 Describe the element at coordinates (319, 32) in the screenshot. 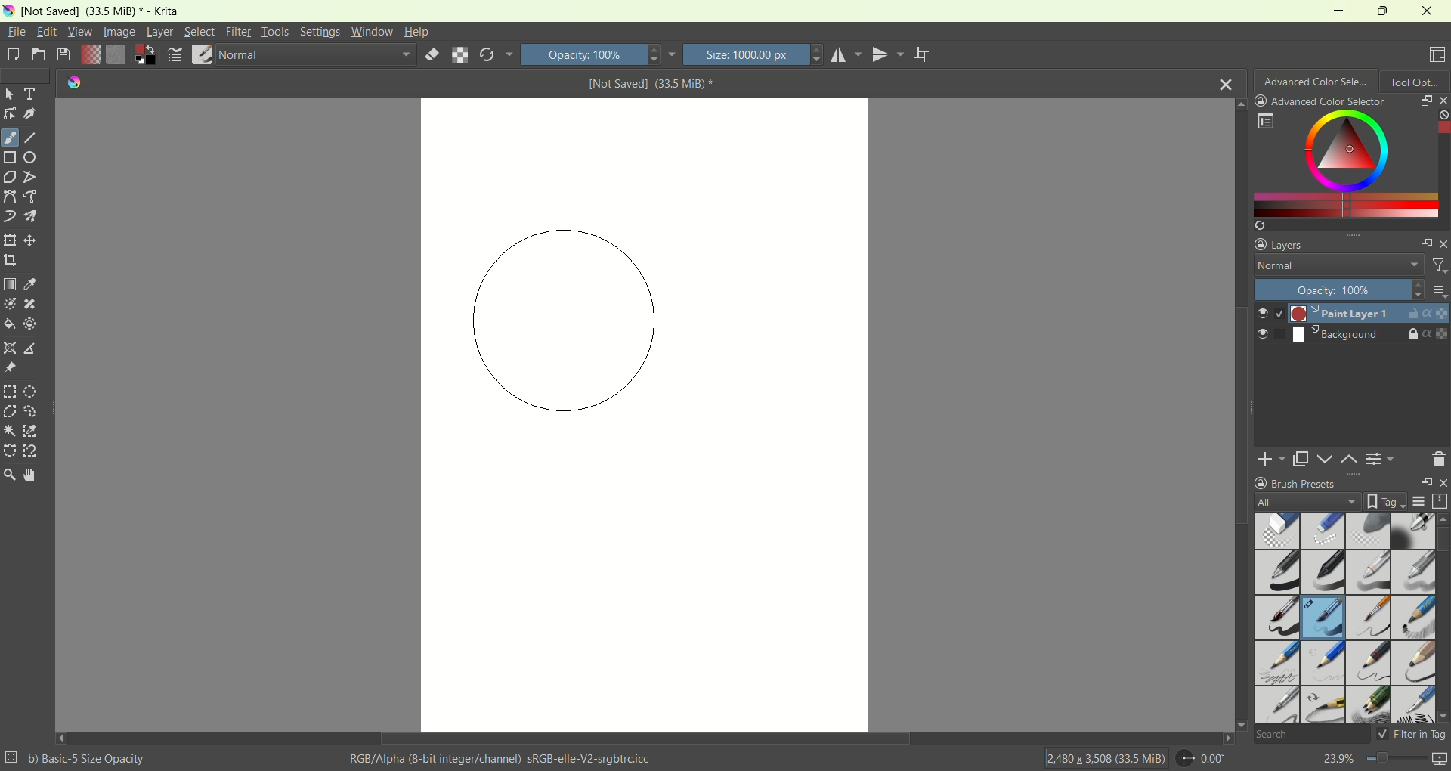

I see `settings` at that location.